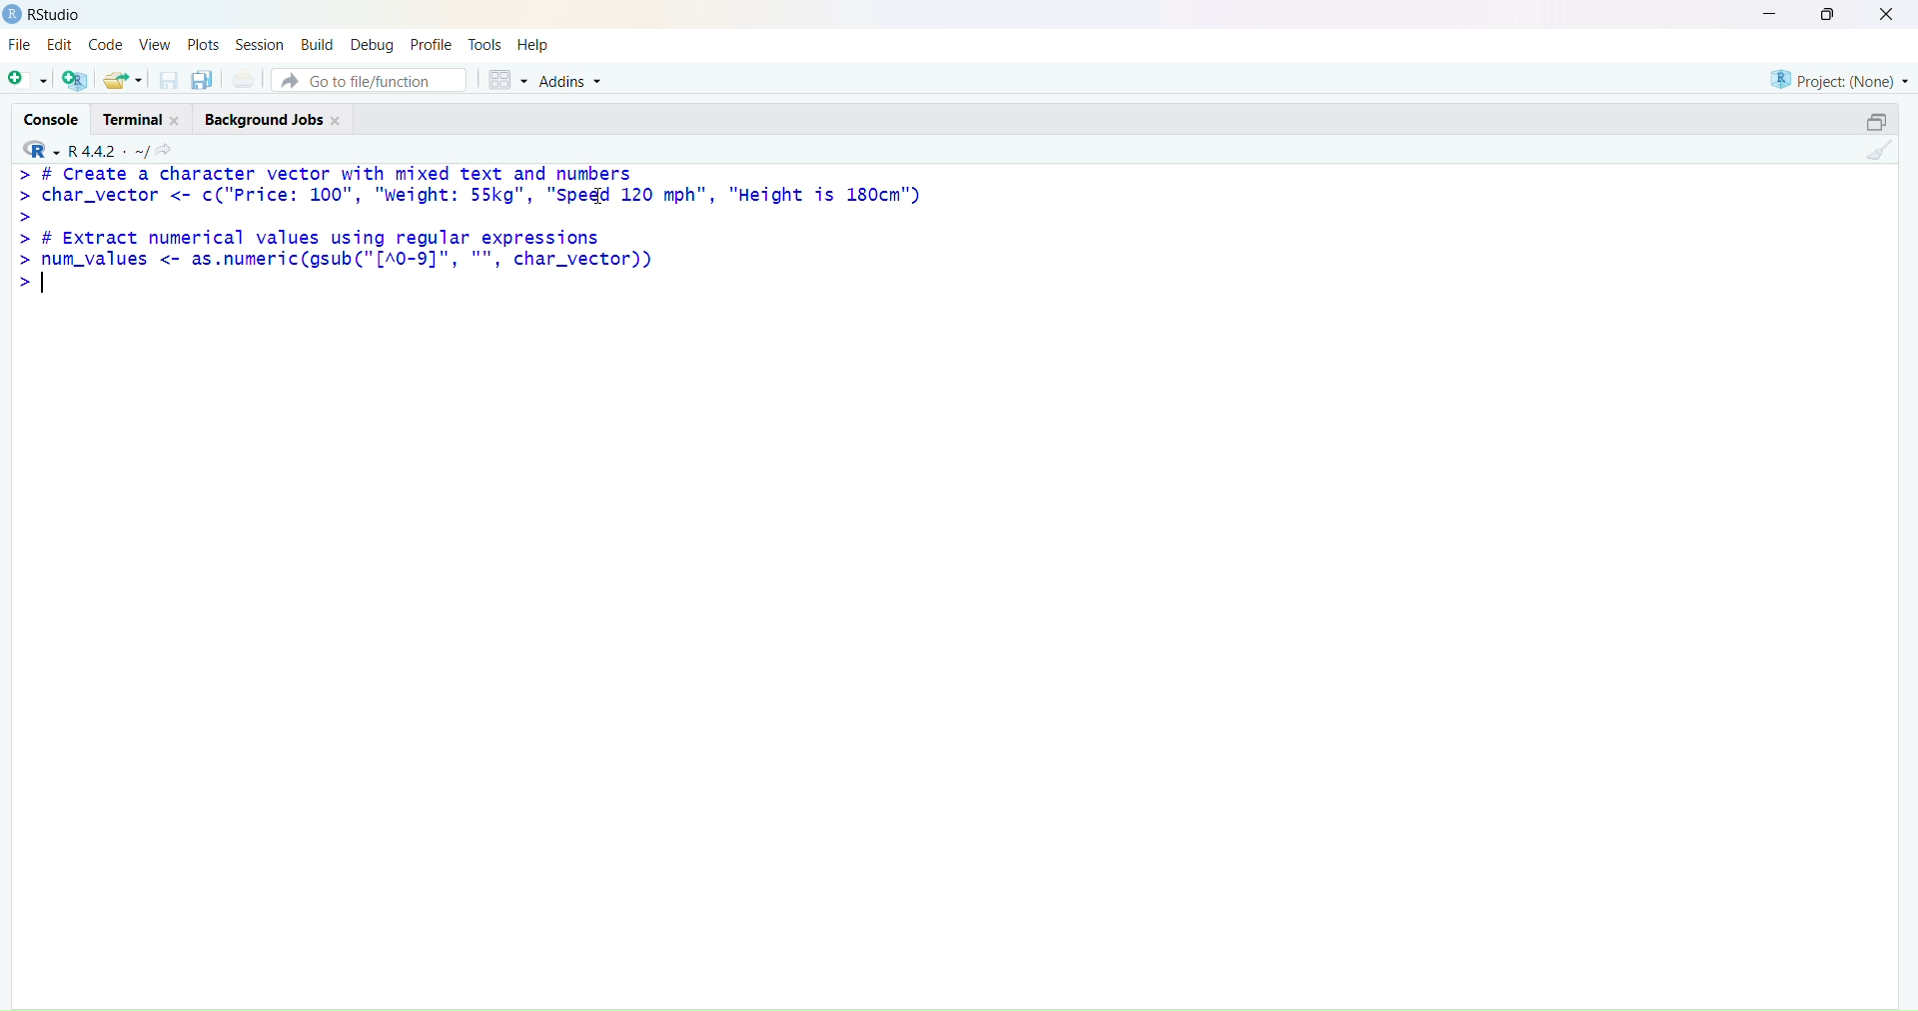  I want to click on view, so click(155, 45).